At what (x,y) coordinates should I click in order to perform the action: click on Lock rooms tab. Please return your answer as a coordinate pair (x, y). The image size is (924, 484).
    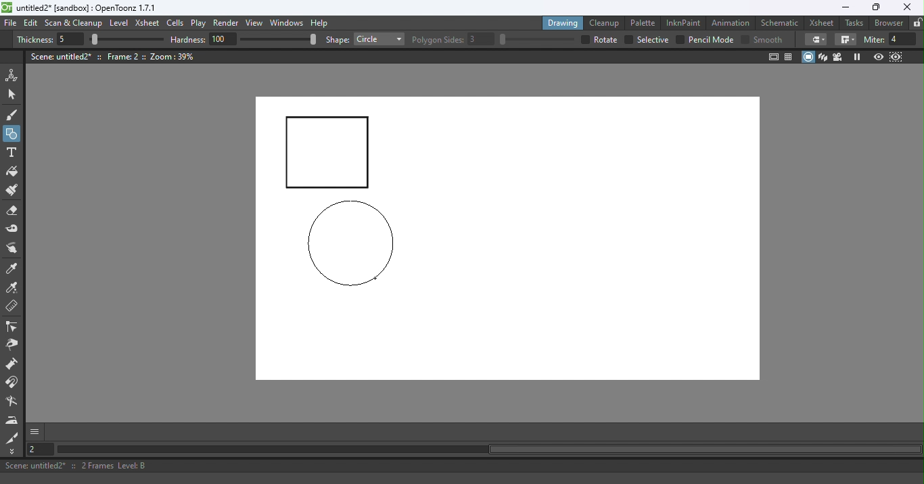
    Looking at the image, I should click on (917, 24).